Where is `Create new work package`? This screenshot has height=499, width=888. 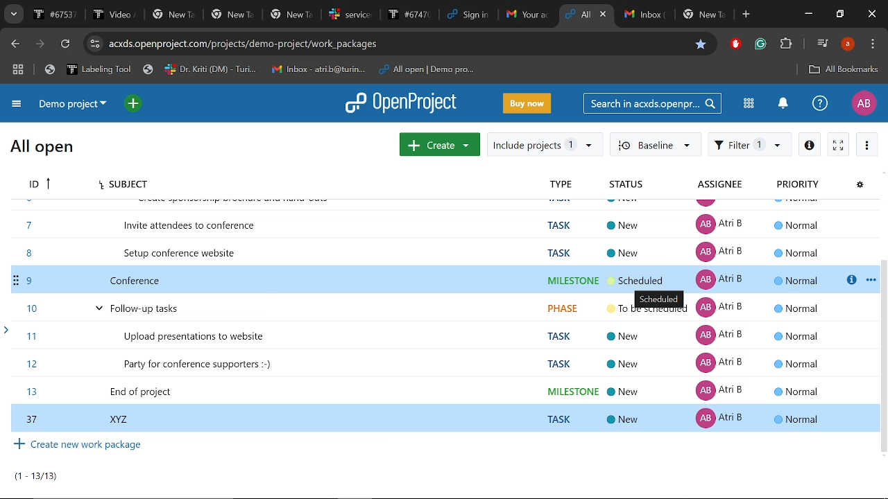
Create new work package is located at coordinates (78, 446).